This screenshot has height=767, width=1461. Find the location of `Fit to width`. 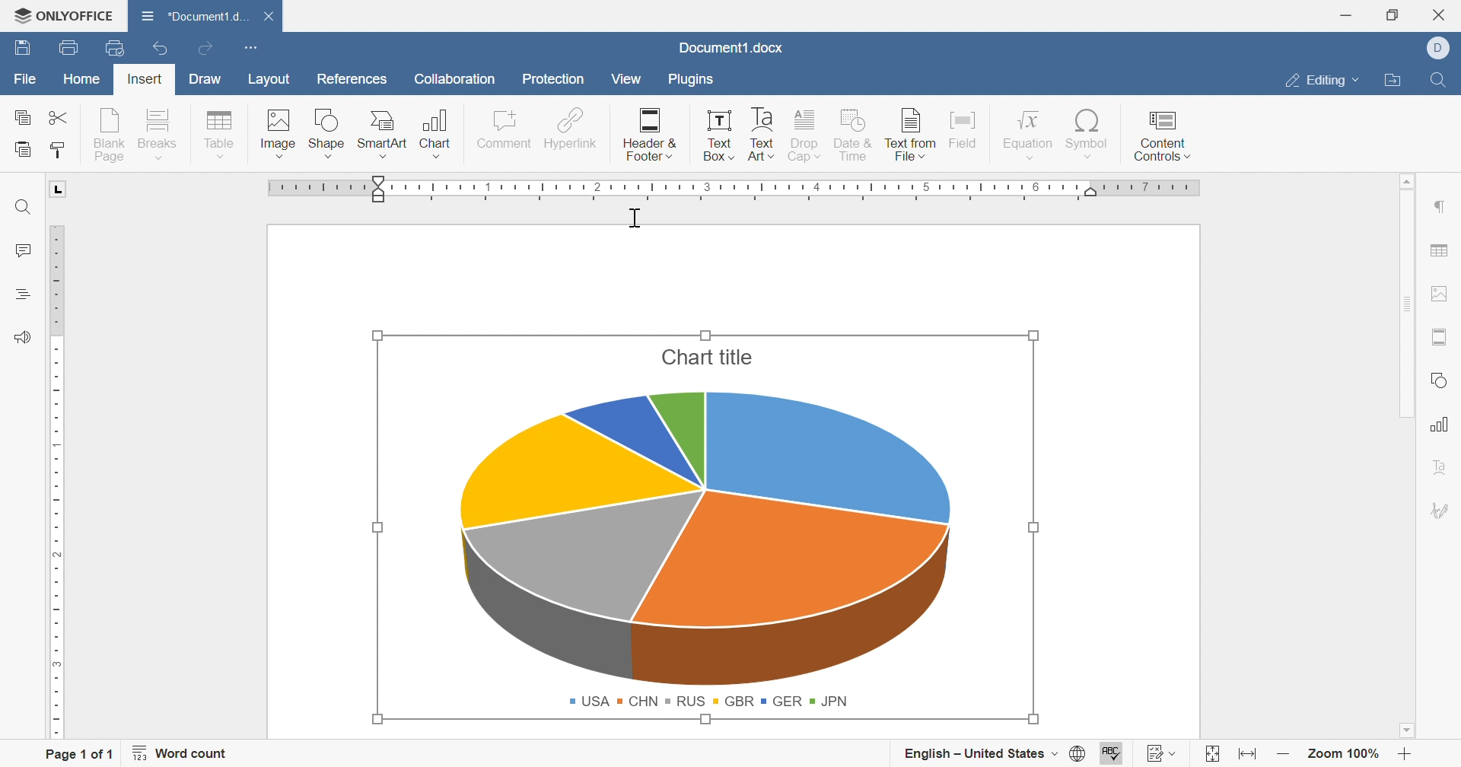

Fit to width is located at coordinates (1246, 752).